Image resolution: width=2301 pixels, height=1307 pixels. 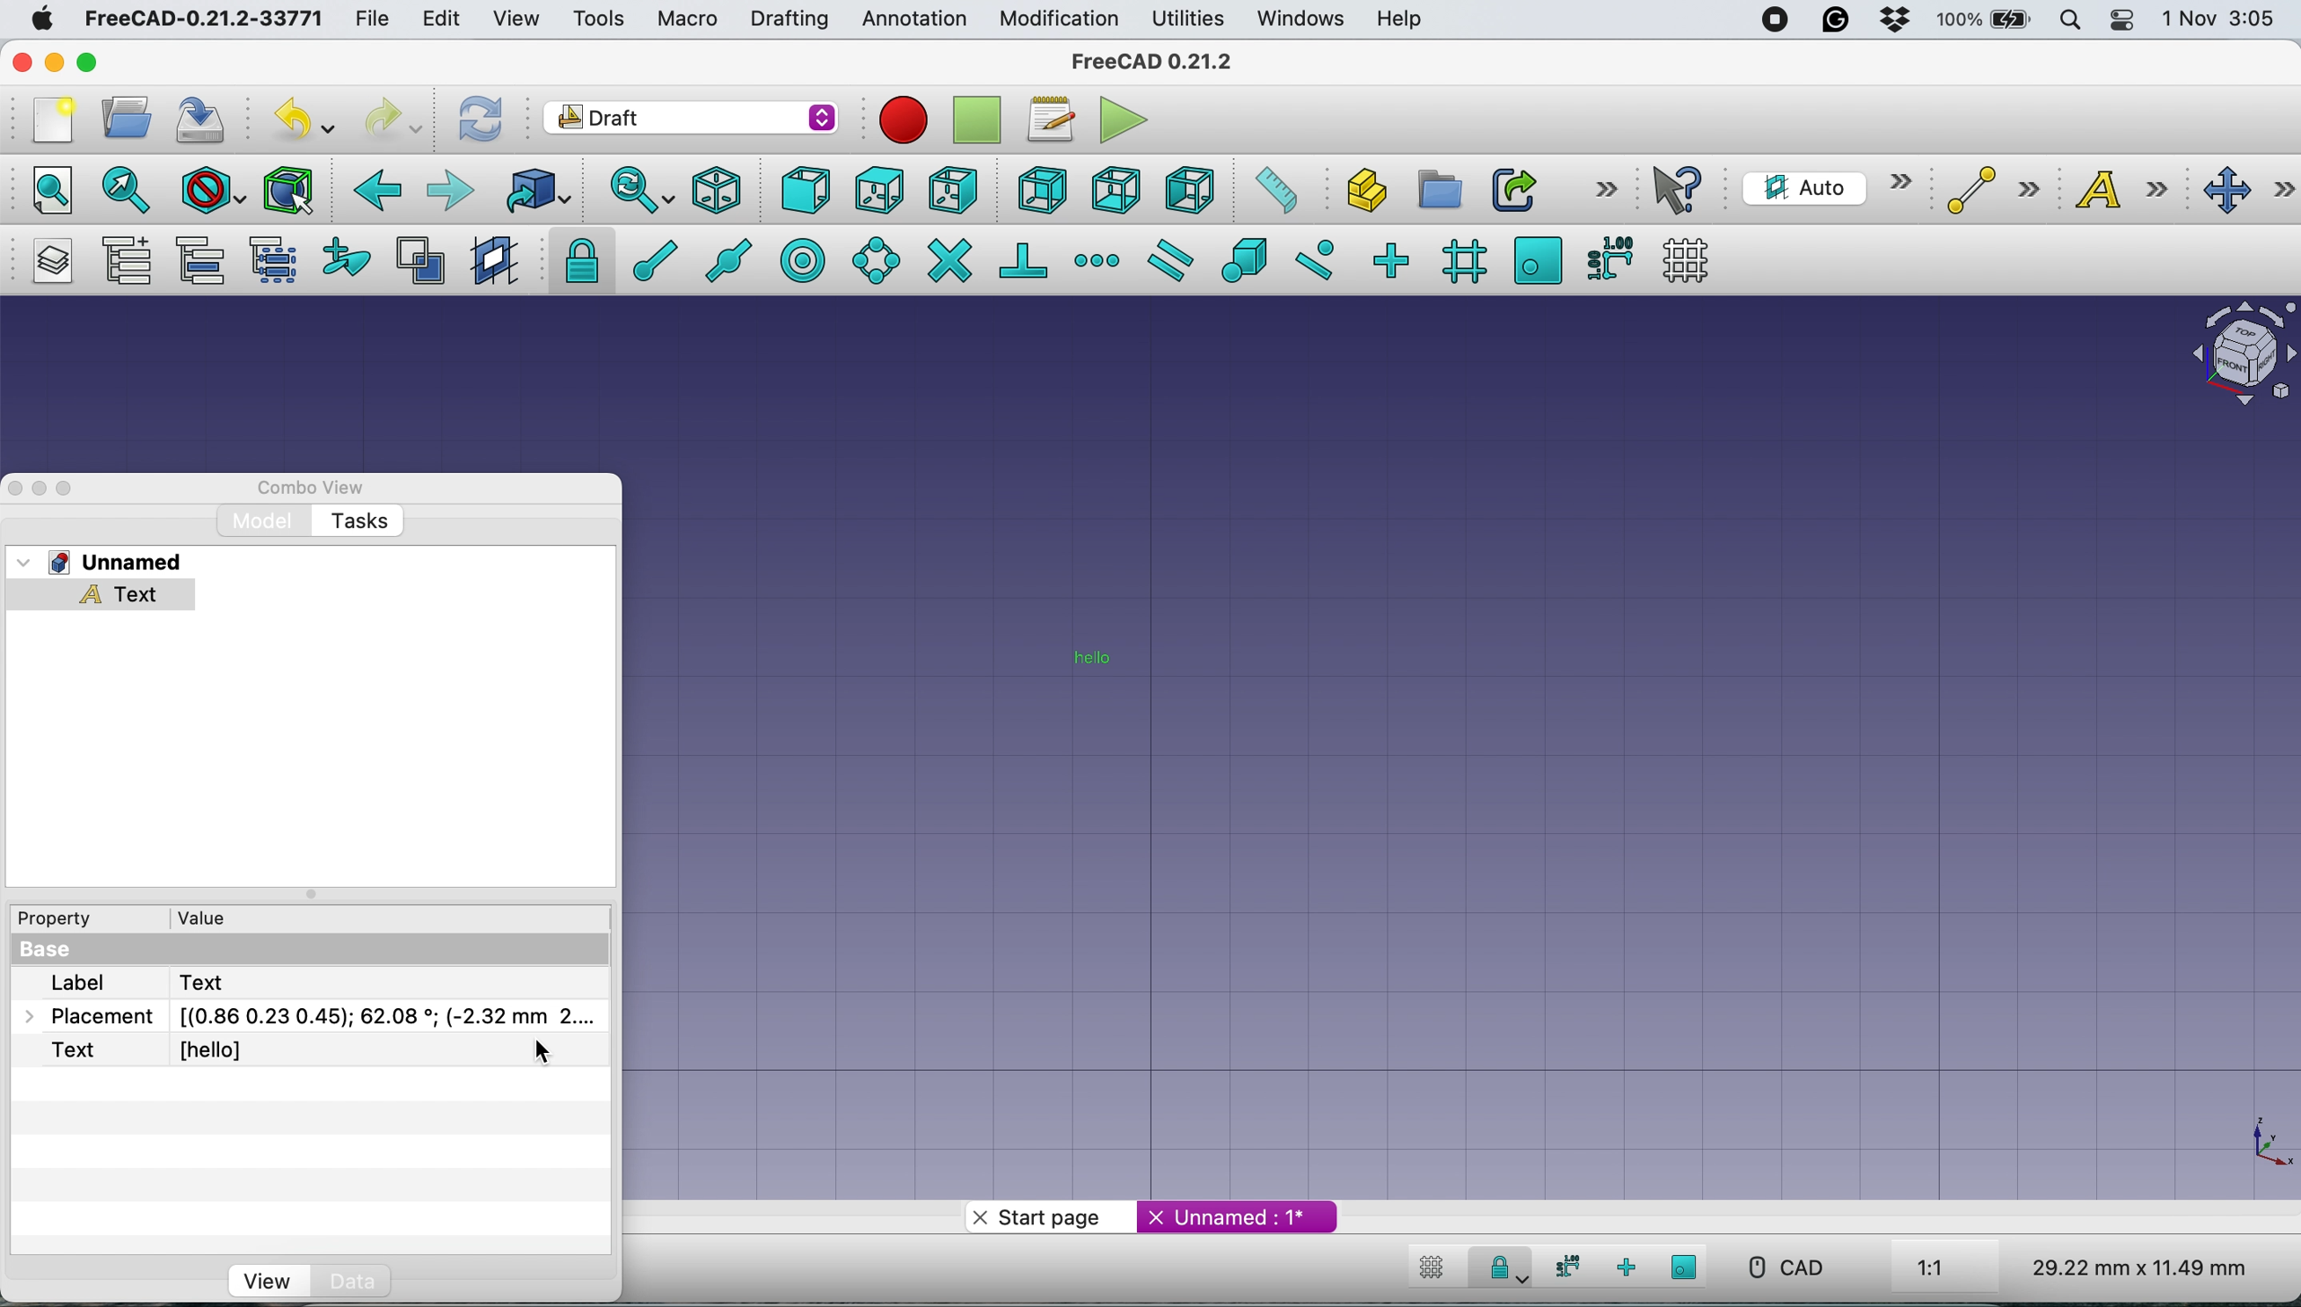 I want to click on toggle grid, so click(x=1686, y=260).